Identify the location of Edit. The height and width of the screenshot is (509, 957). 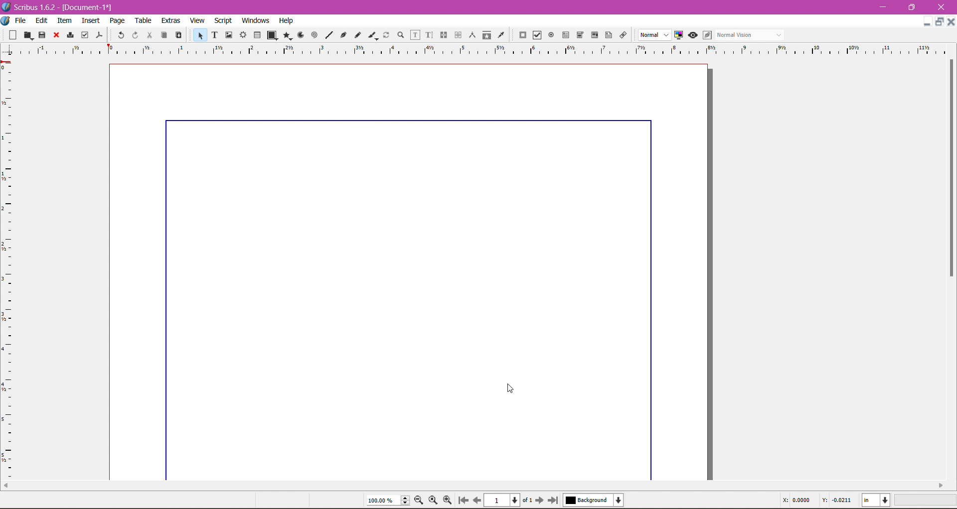
(41, 20).